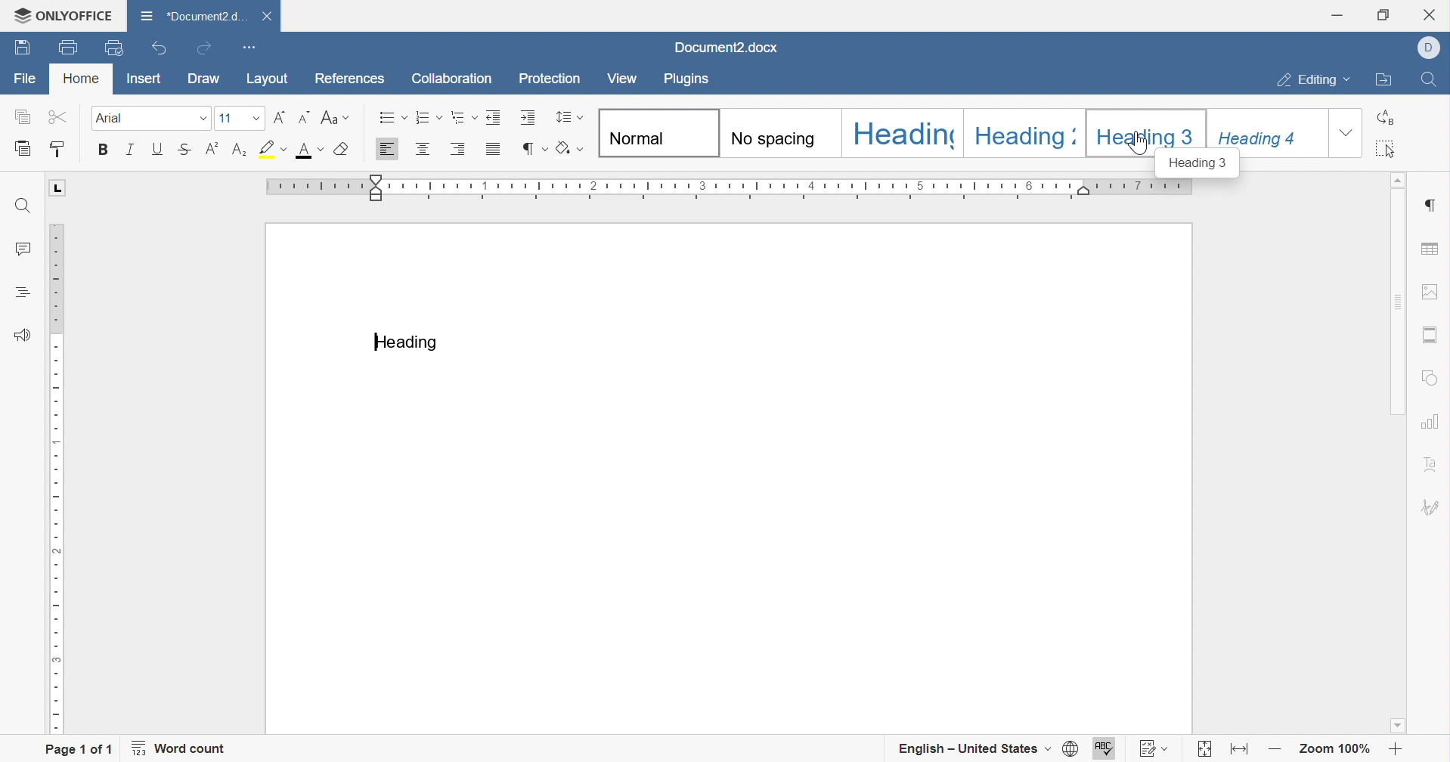 The image size is (1450, 762). What do you see at coordinates (1384, 81) in the screenshot?
I see `Open file location` at bounding box center [1384, 81].